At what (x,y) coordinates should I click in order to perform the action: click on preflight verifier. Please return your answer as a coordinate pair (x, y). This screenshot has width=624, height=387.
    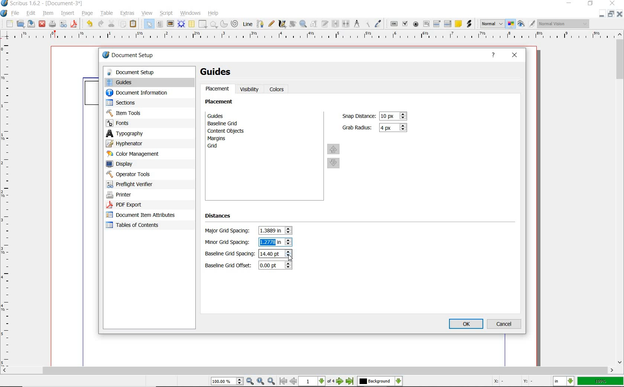
    Looking at the image, I should click on (64, 24).